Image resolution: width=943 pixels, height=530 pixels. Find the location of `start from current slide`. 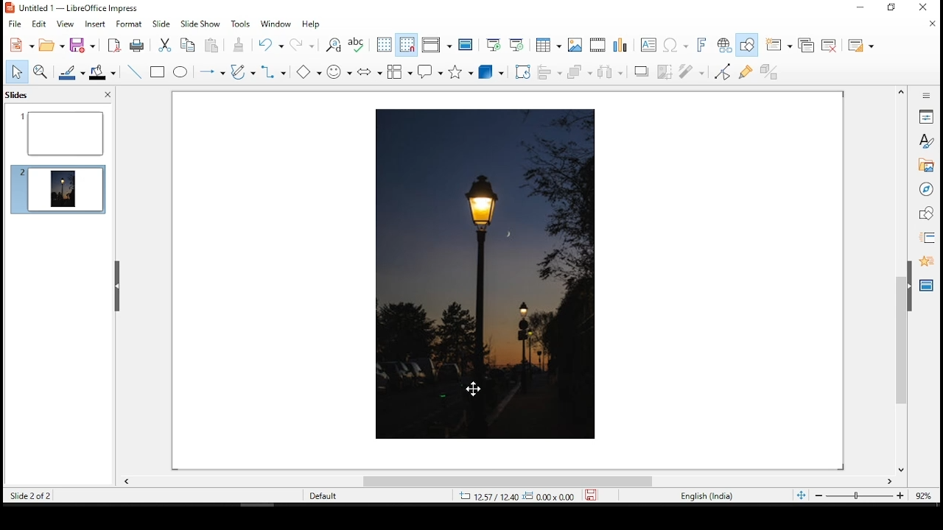

start from current slide is located at coordinates (518, 43).